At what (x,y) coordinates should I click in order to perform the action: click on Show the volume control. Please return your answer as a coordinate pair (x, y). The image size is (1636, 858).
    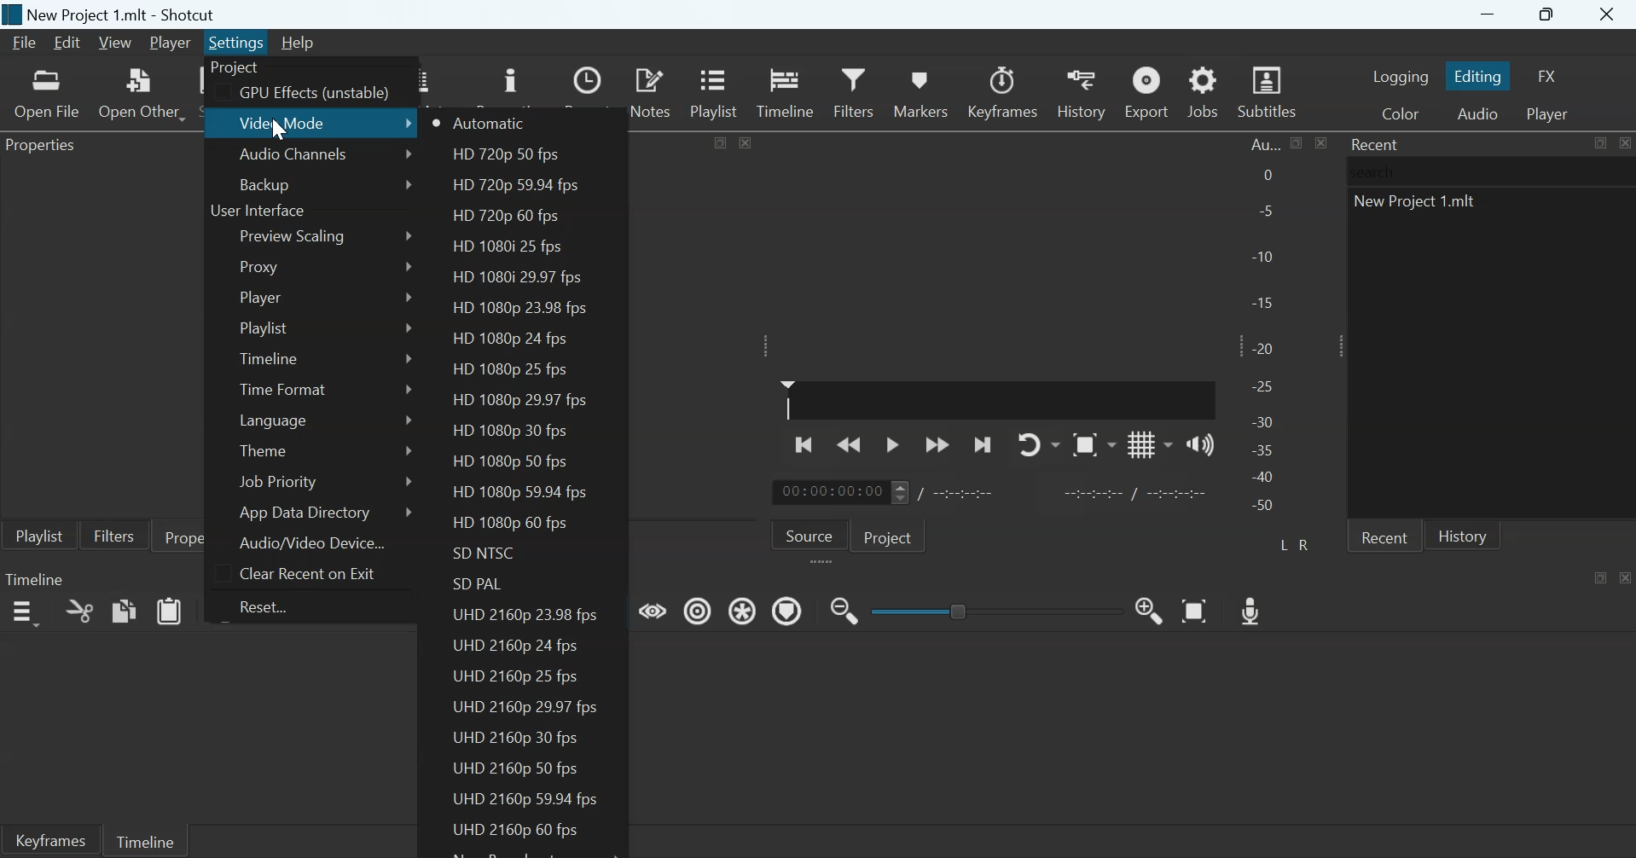
    Looking at the image, I should click on (1200, 443).